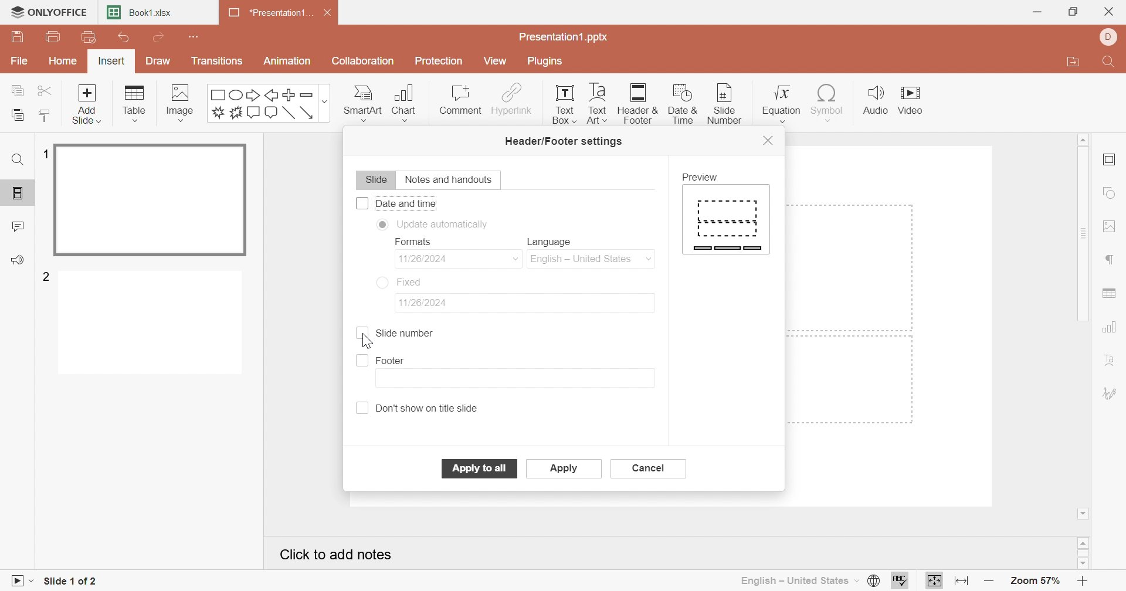 The height and width of the screenshot is (591, 1126). Describe the element at coordinates (726, 102) in the screenshot. I see `cursor` at that location.